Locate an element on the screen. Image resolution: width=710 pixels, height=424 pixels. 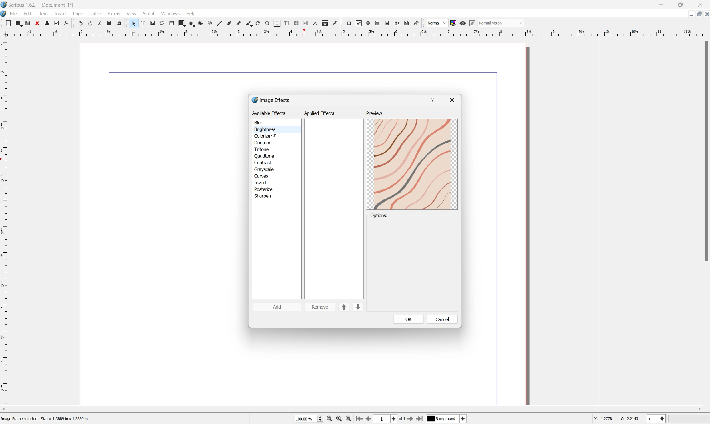
Last Page is located at coordinates (421, 419).